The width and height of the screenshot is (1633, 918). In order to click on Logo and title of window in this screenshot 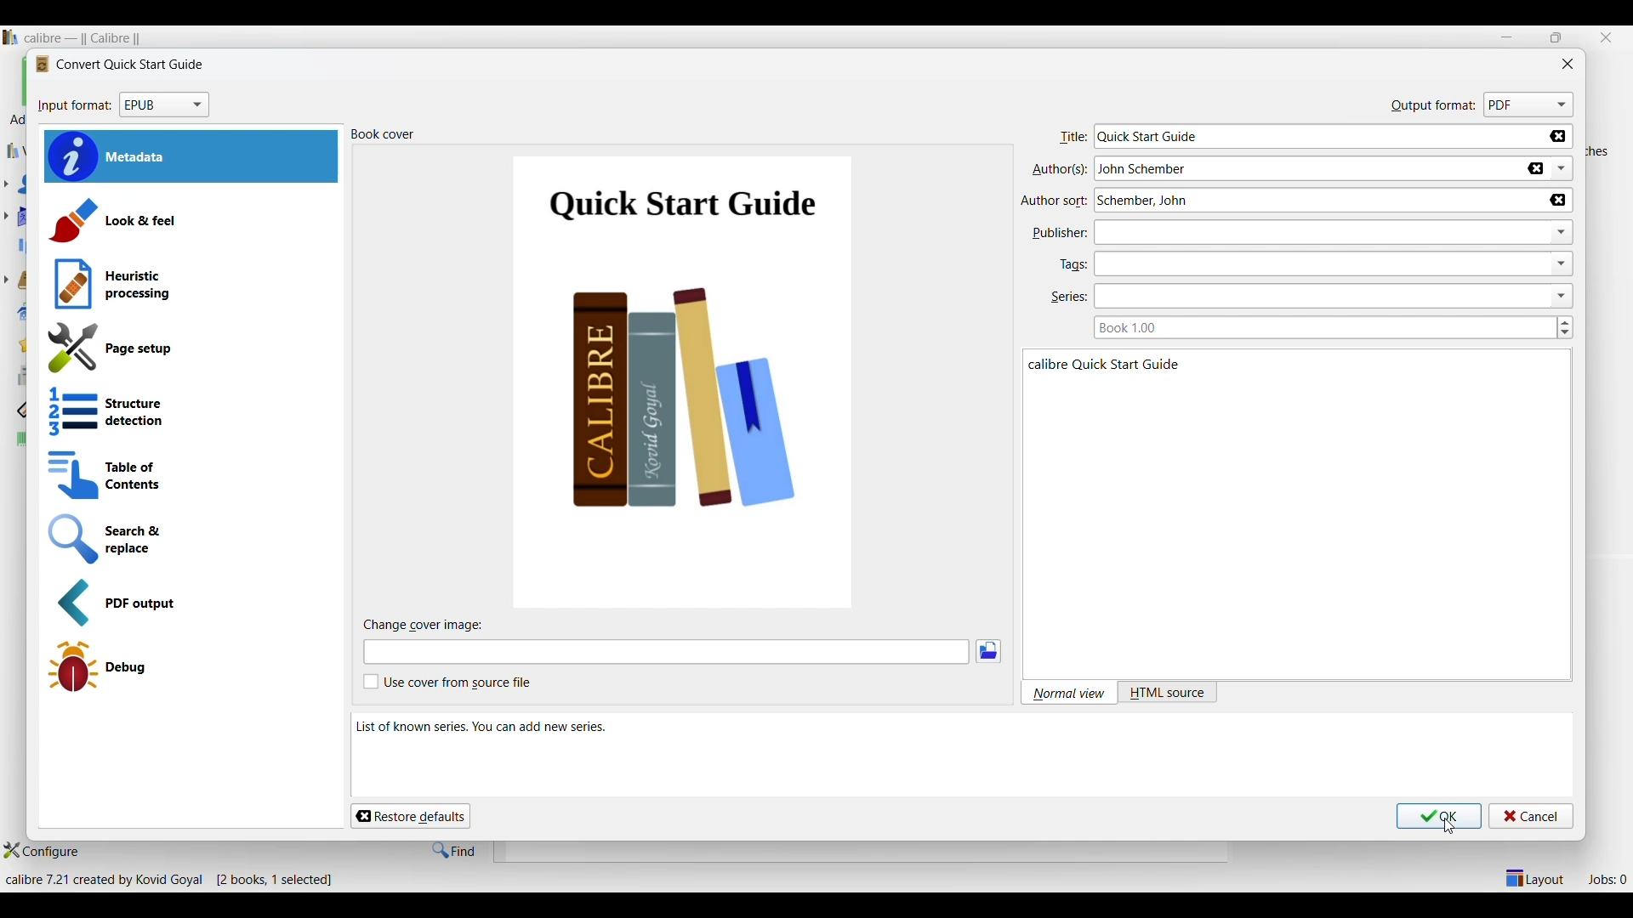, I will do `click(119, 65)`.